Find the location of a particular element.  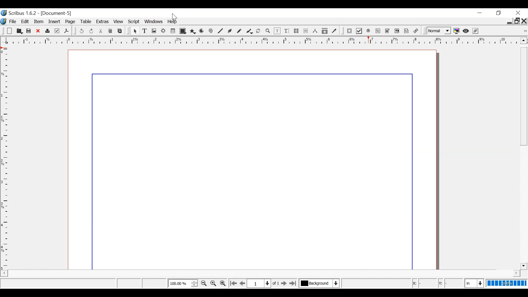

Shape is located at coordinates (182, 31).